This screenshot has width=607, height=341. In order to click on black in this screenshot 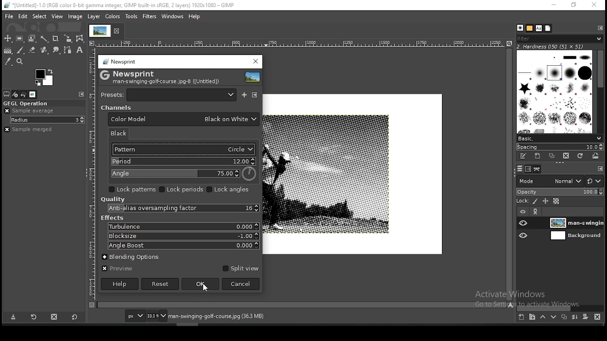, I will do `click(122, 133)`.